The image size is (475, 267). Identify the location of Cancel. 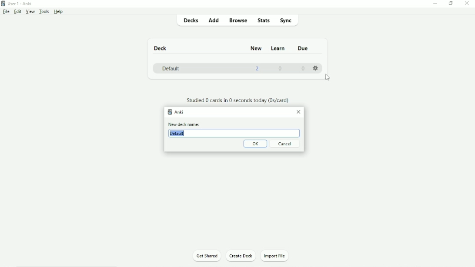
(286, 144).